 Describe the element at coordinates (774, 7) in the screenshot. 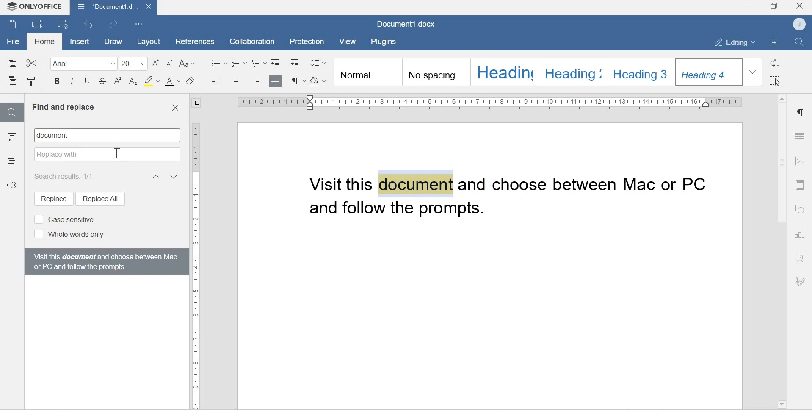

I see `Maximize` at that location.